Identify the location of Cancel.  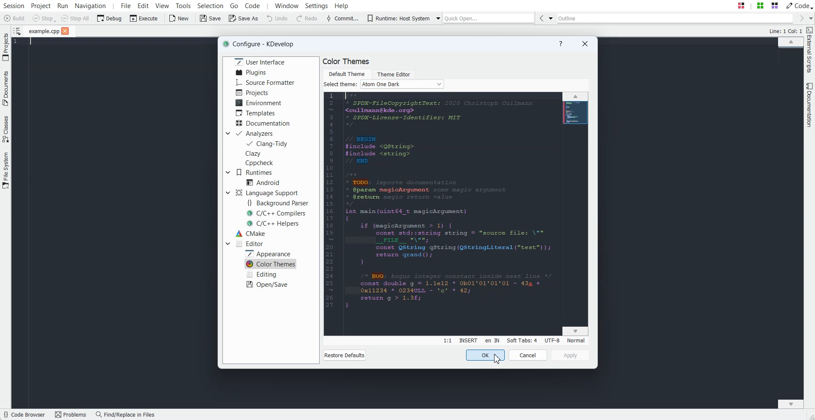
(528, 355).